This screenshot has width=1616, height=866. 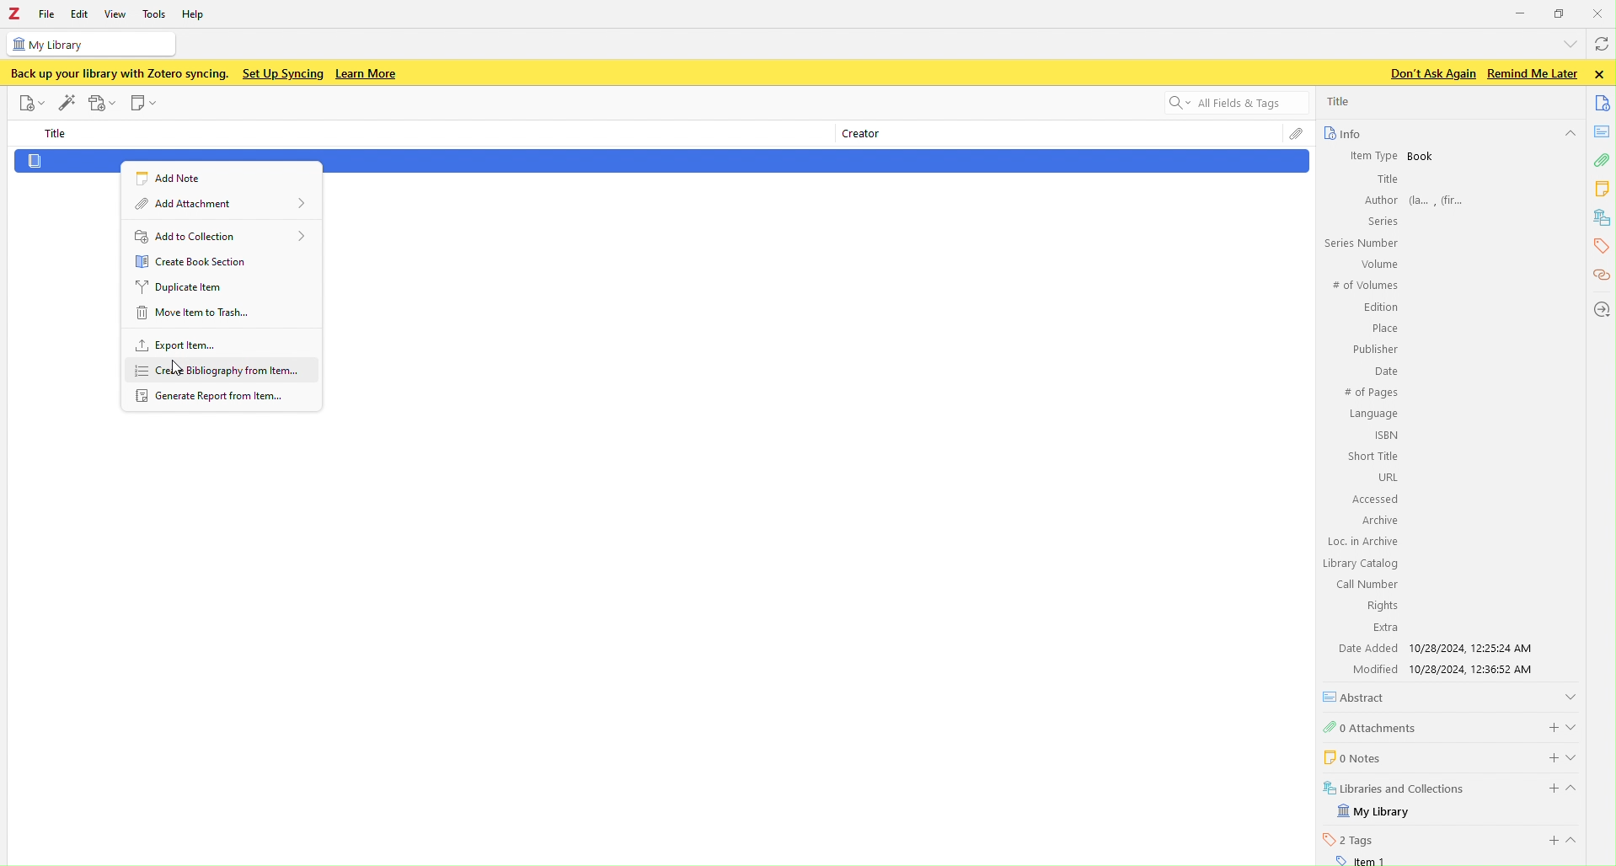 I want to click on Help, so click(x=198, y=16).